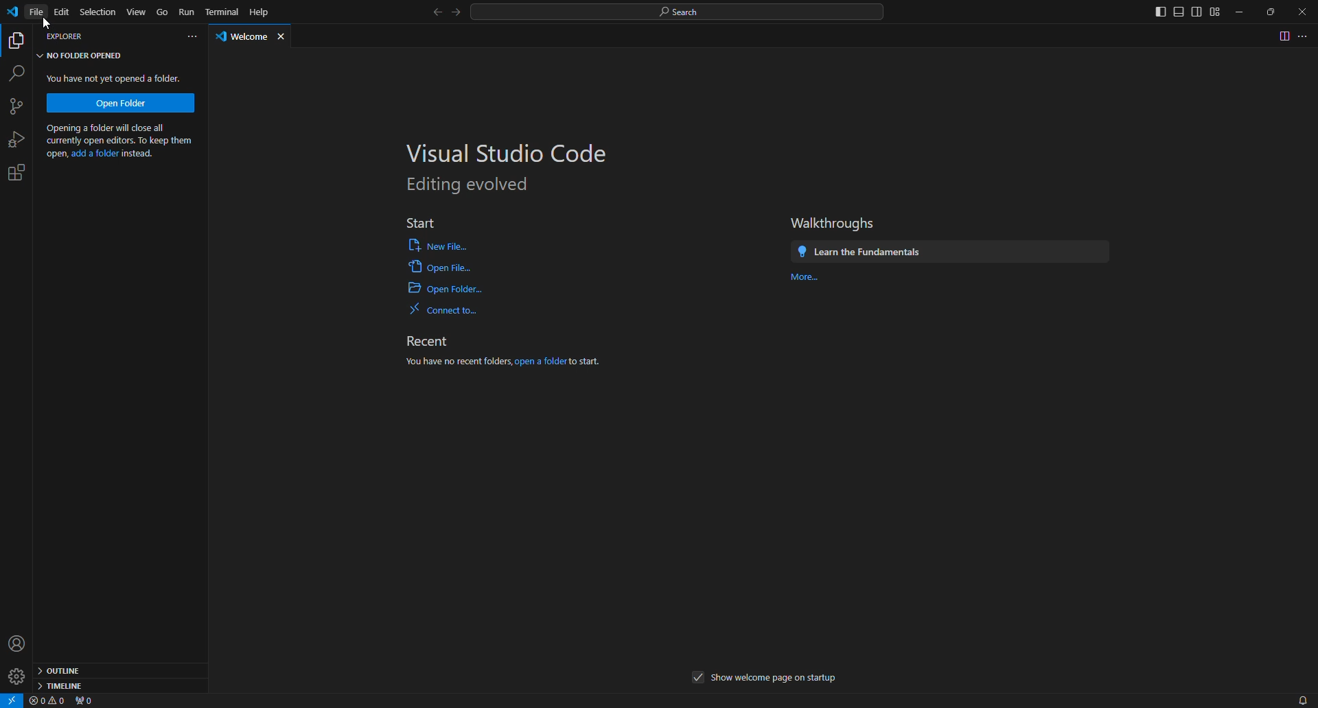 The width and height of the screenshot is (1318, 708). I want to click on toggle primary sidebar, so click(1159, 12).